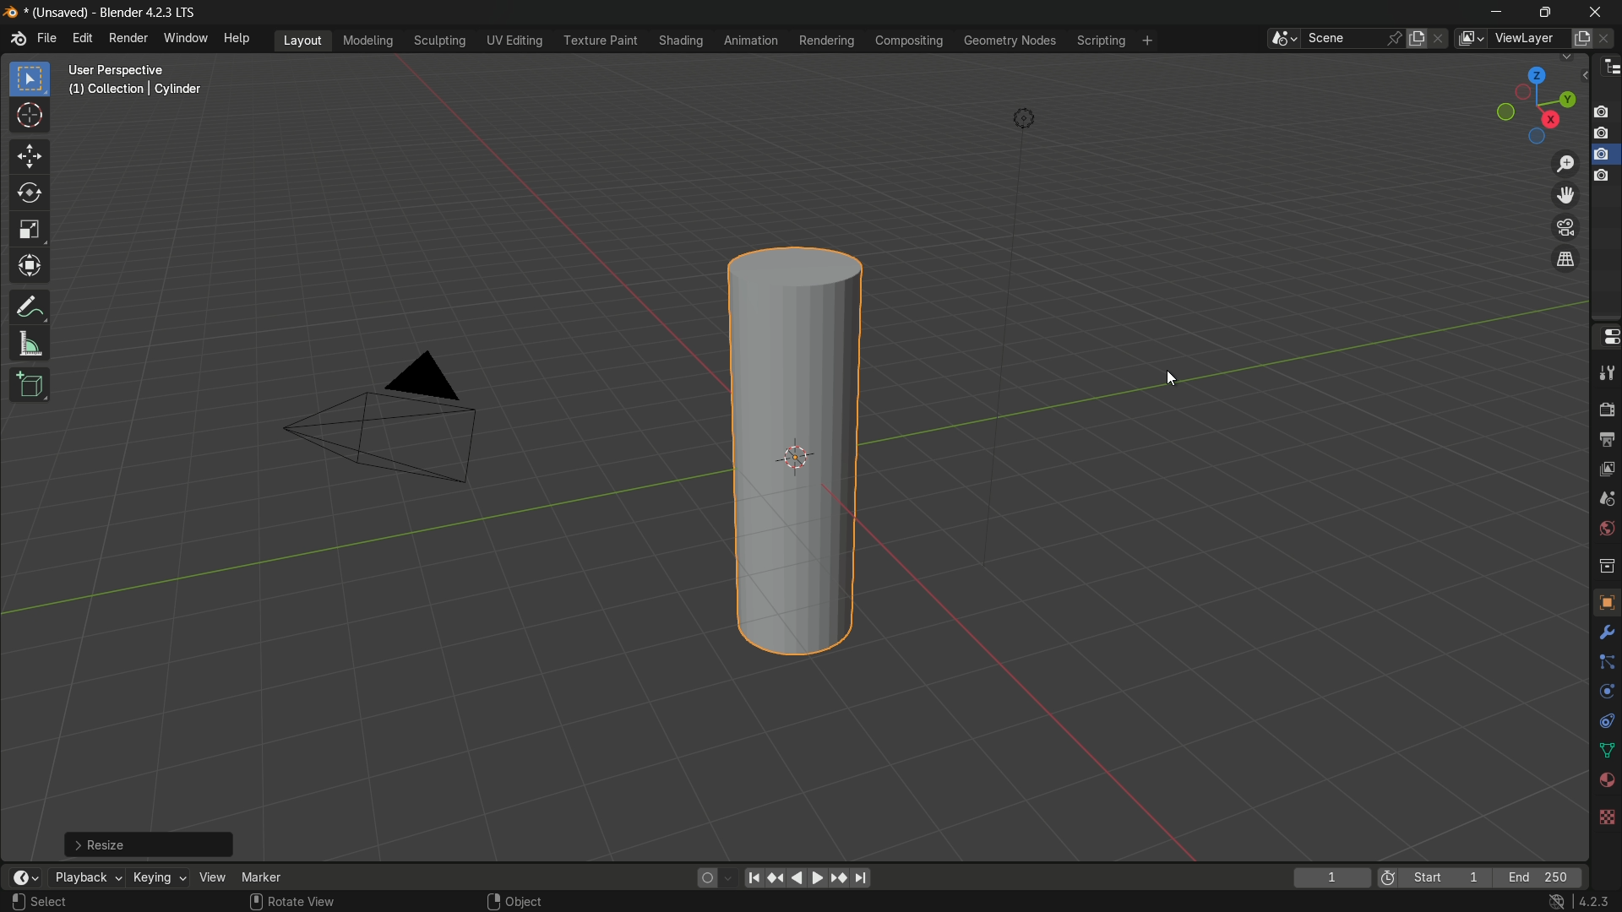 The height and width of the screenshot is (912, 1622). What do you see at coordinates (1564, 225) in the screenshot?
I see `toggle camera view` at bounding box center [1564, 225].